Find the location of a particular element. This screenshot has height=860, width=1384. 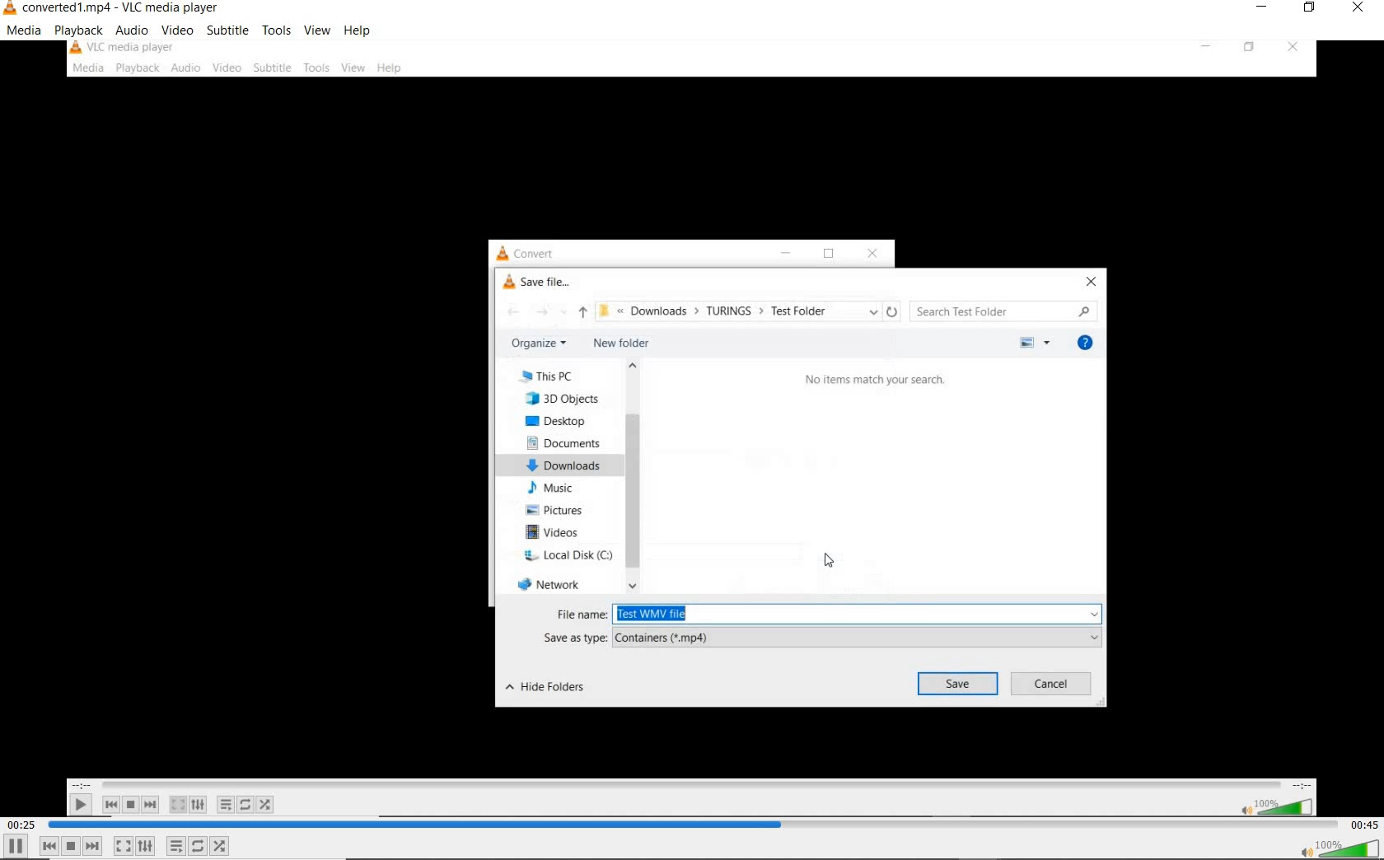

next media is located at coordinates (92, 846).